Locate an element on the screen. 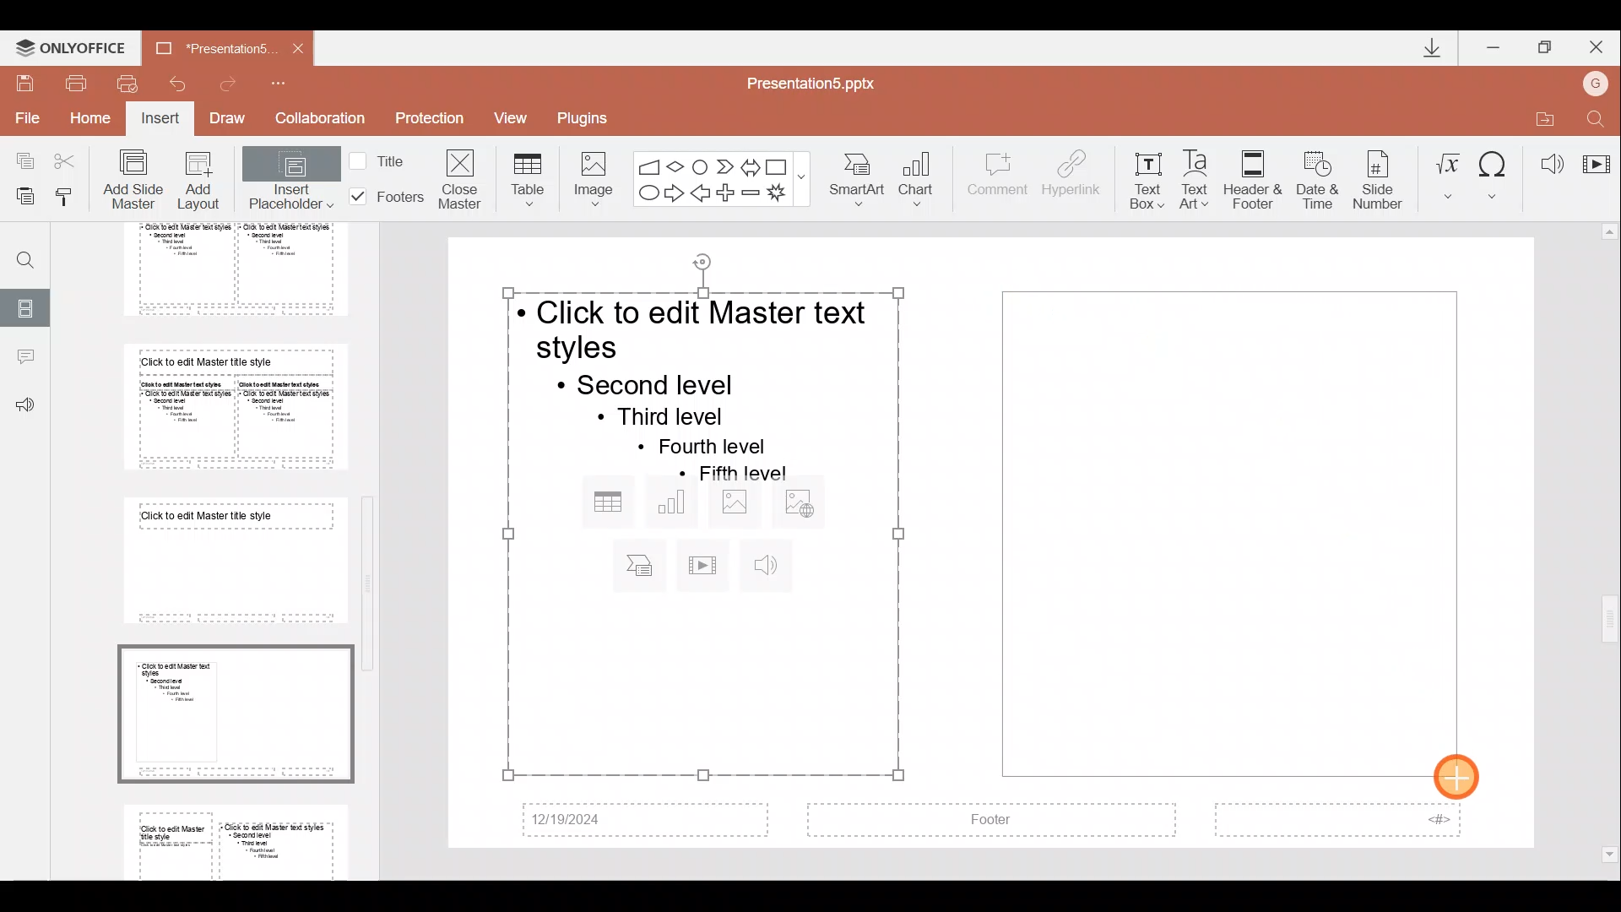  Inserted placeholder on presentation slide is located at coordinates (1232, 531).